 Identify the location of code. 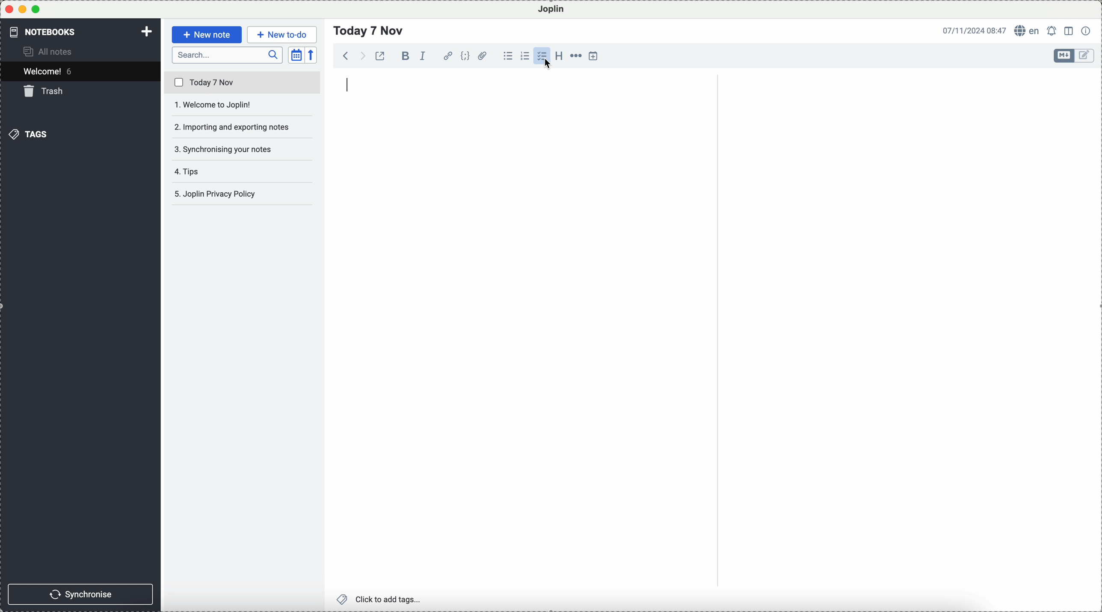
(465, 56).